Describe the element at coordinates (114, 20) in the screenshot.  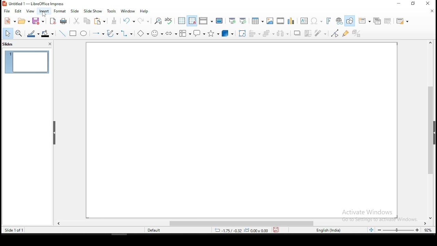
I see `clone formatting` at that location.